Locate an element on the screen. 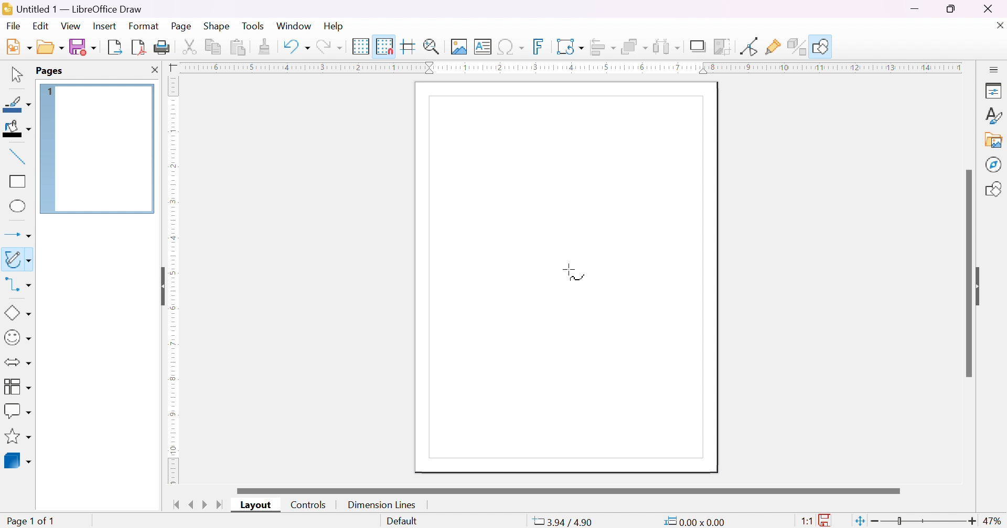 This screenshot has width=1007, height=528. the documents has not been modified since the last file. is located at coordinates (827, 521).